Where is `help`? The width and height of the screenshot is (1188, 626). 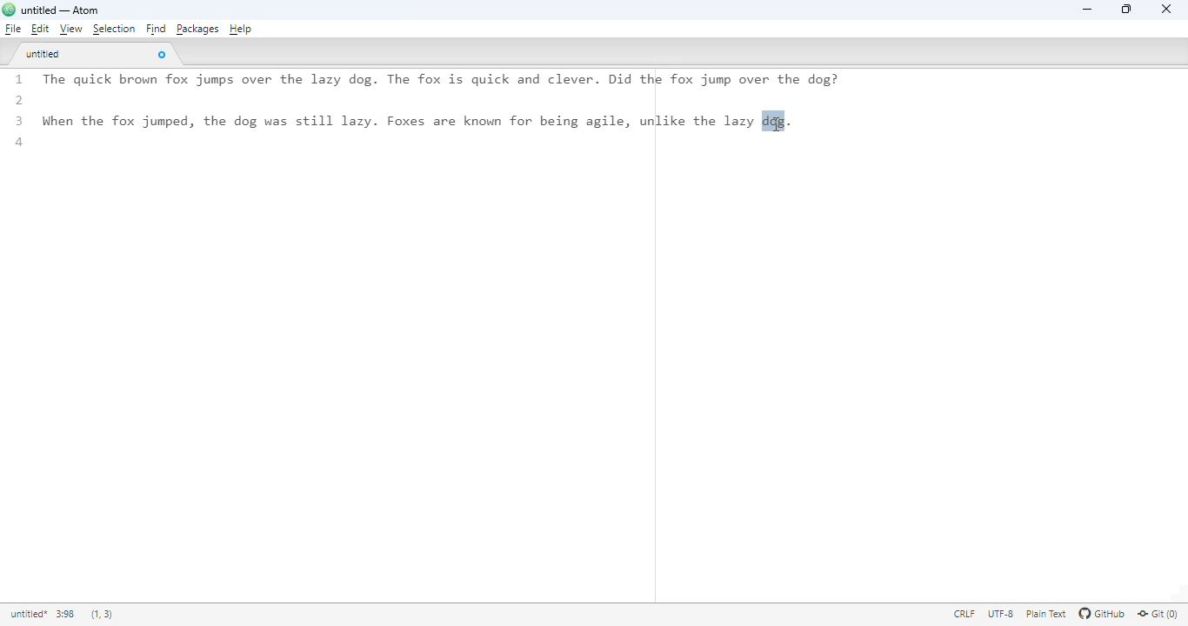
help is located at coordinates (241, 30).